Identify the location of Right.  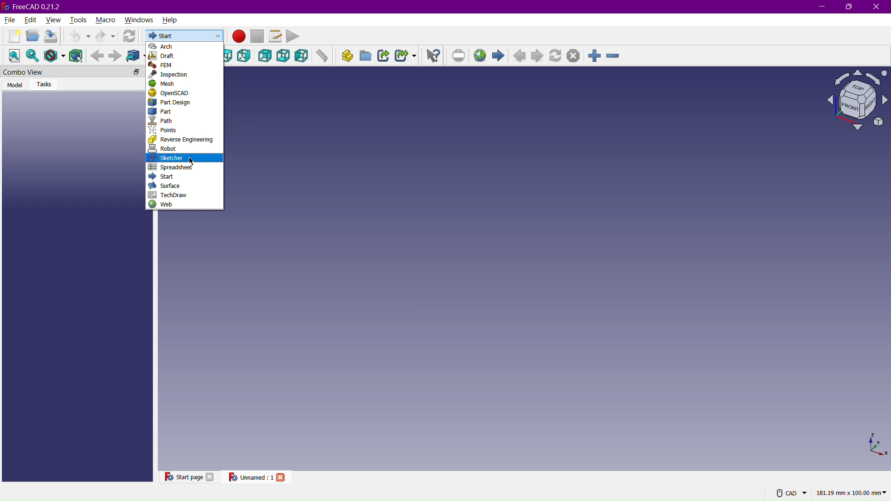
(245, 55).